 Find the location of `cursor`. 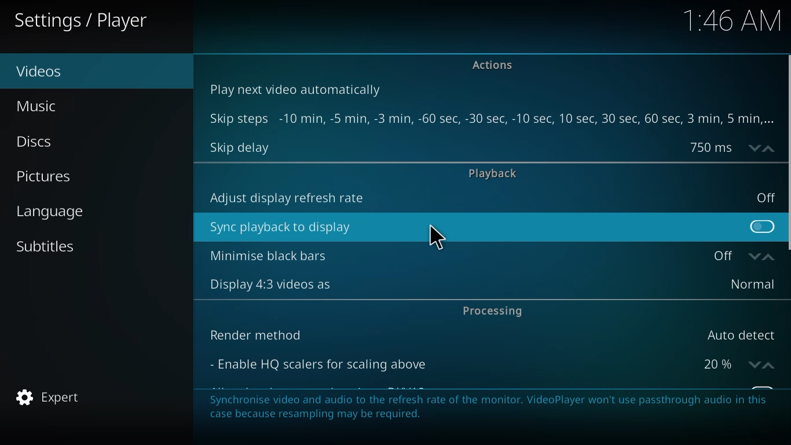

cursor is located at coordinates (438, 235).